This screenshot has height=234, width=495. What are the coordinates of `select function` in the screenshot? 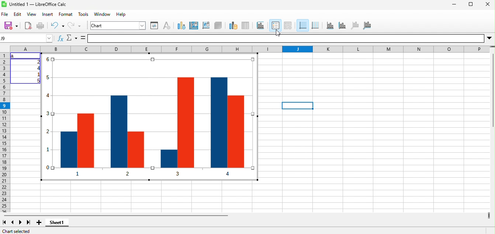 It's located at (72, 38).